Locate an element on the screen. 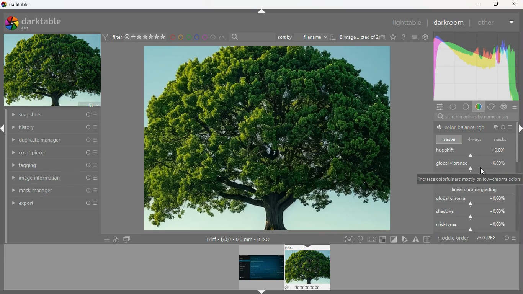 The width and height of the screenshot is (523, 294). yellow is located at coordinates (181, 37).